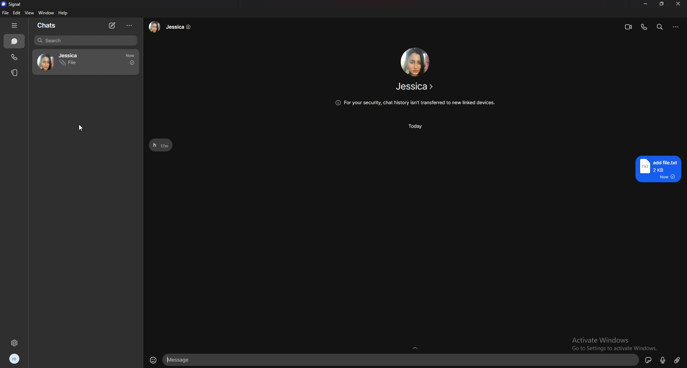 Image resolution: width=687 pixels, height=368 pixels. Describe the element at coordinates (656, 169) in the screenshot. I see `add file.txt2KB` at that location.